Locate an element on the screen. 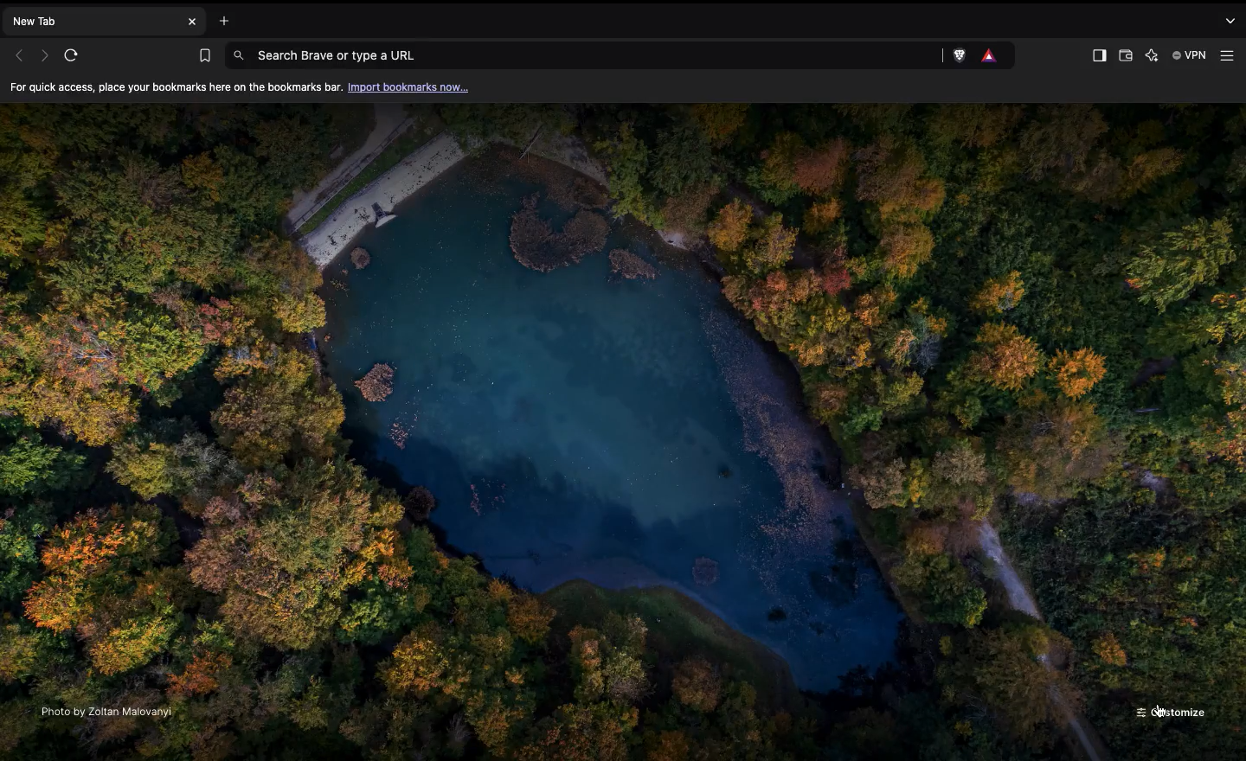 Image resolution: width=1246 pixels, height=761 pixels. Brave rewards is located at coordinates (991, 56).